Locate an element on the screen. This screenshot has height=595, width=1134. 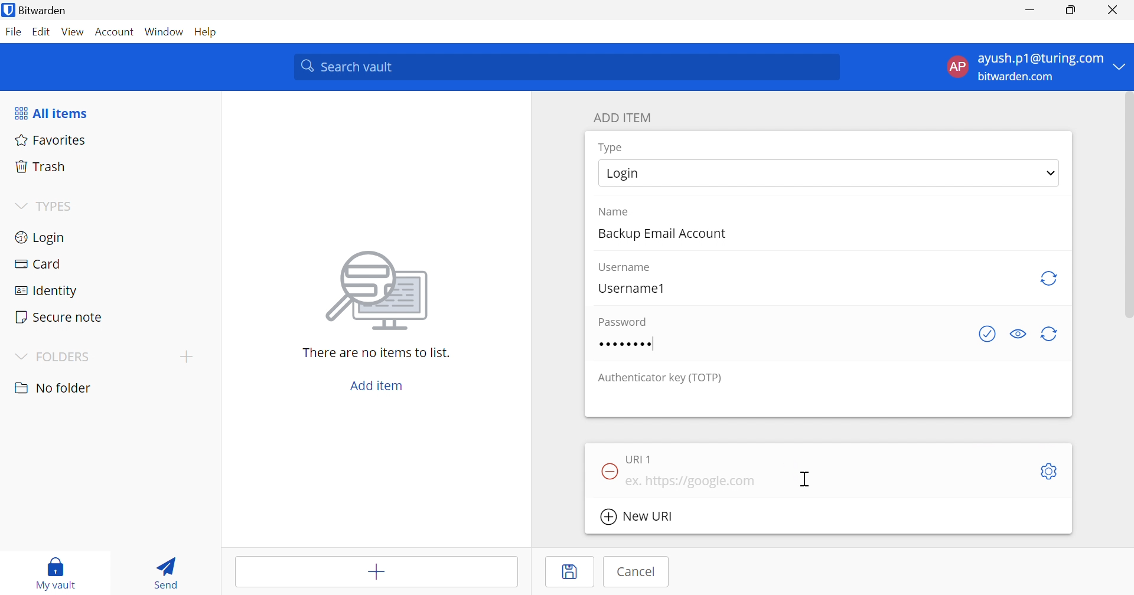
ayush.p1@gmail.com is located at coordinates (1039, 58).